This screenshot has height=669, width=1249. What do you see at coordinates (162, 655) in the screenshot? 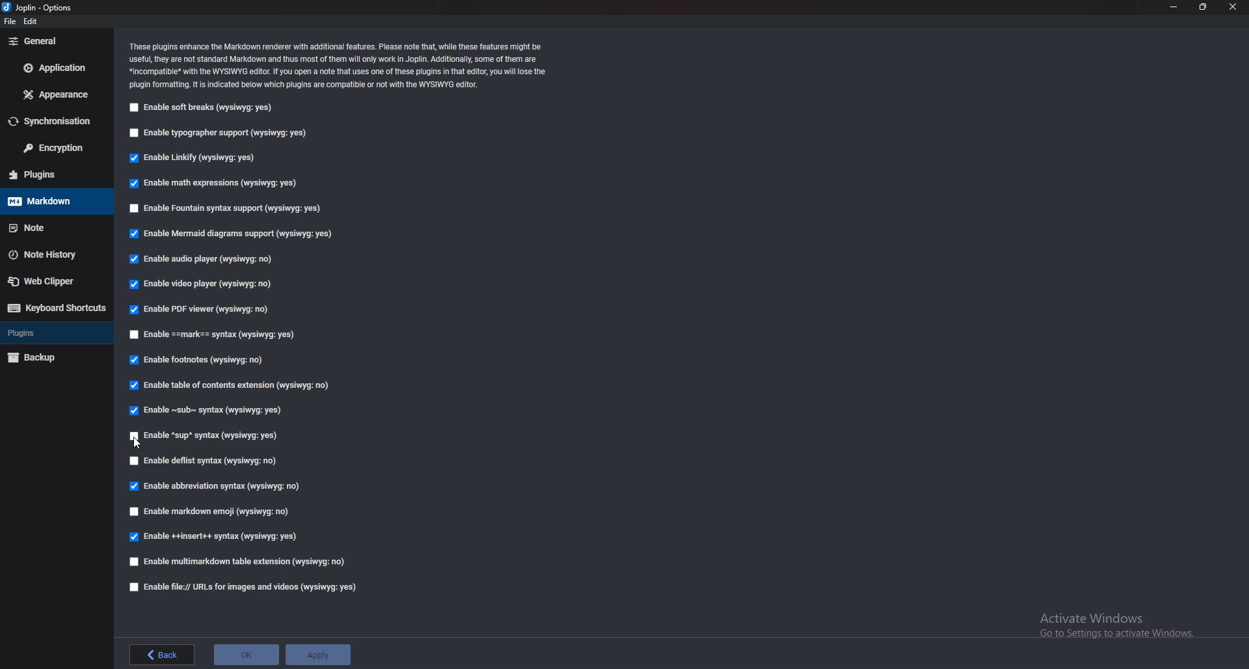
I see `back` at bounding box center [162, 655].